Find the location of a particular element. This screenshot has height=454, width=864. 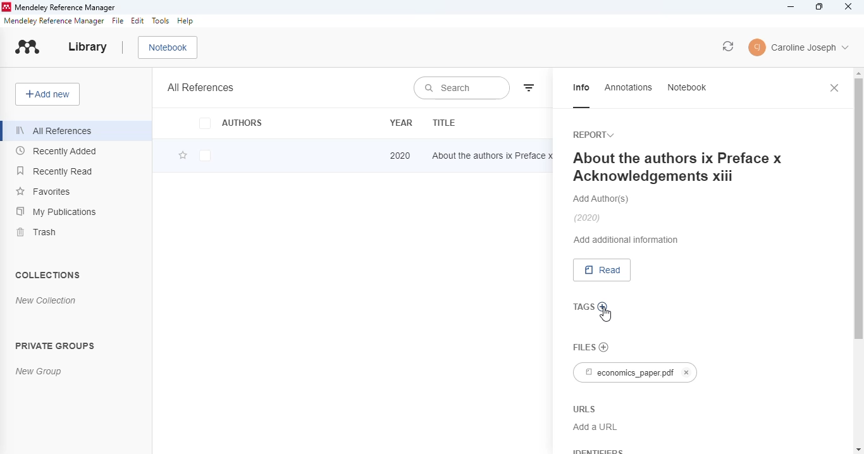

report is located at coordinates (593, 135).